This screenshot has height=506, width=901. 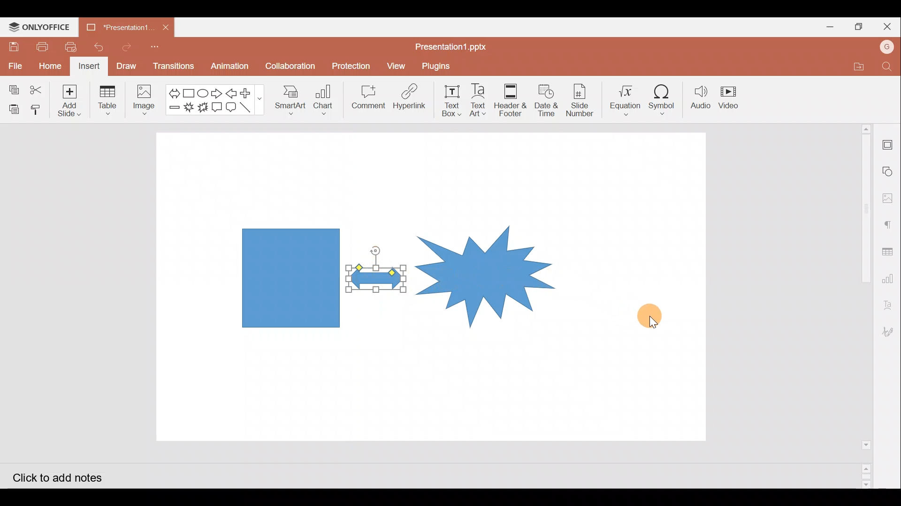 I want to click on Plugins, so click(x=436, y=67).